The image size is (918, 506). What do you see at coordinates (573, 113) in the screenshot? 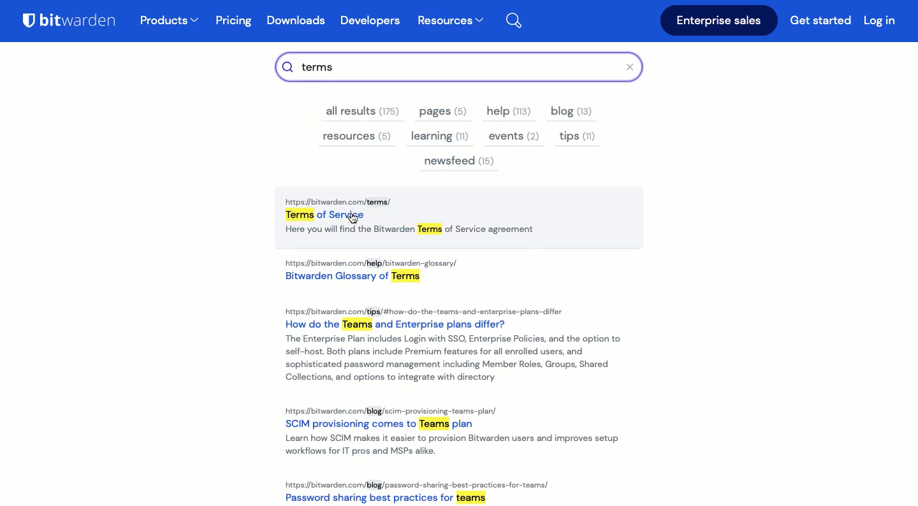
I see `blog` at bounding box center [573, 113].